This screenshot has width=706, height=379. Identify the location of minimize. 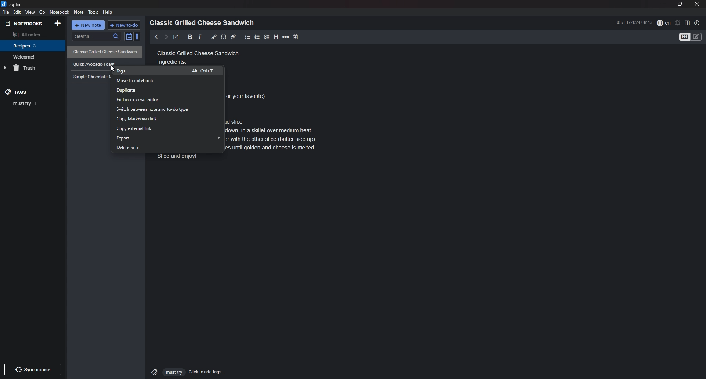
(664, 4).